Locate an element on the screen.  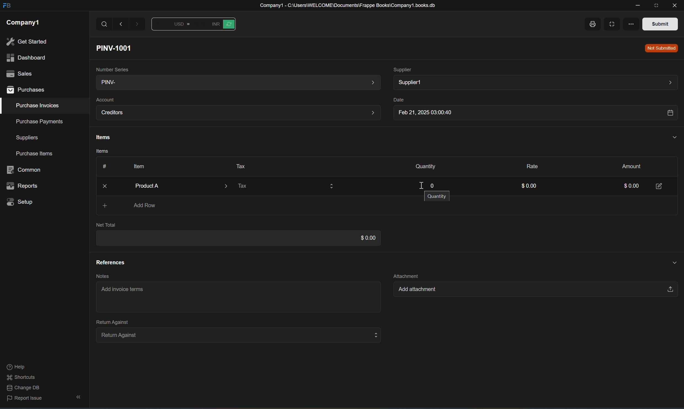
Number Series is located at coordinates (111, 68).